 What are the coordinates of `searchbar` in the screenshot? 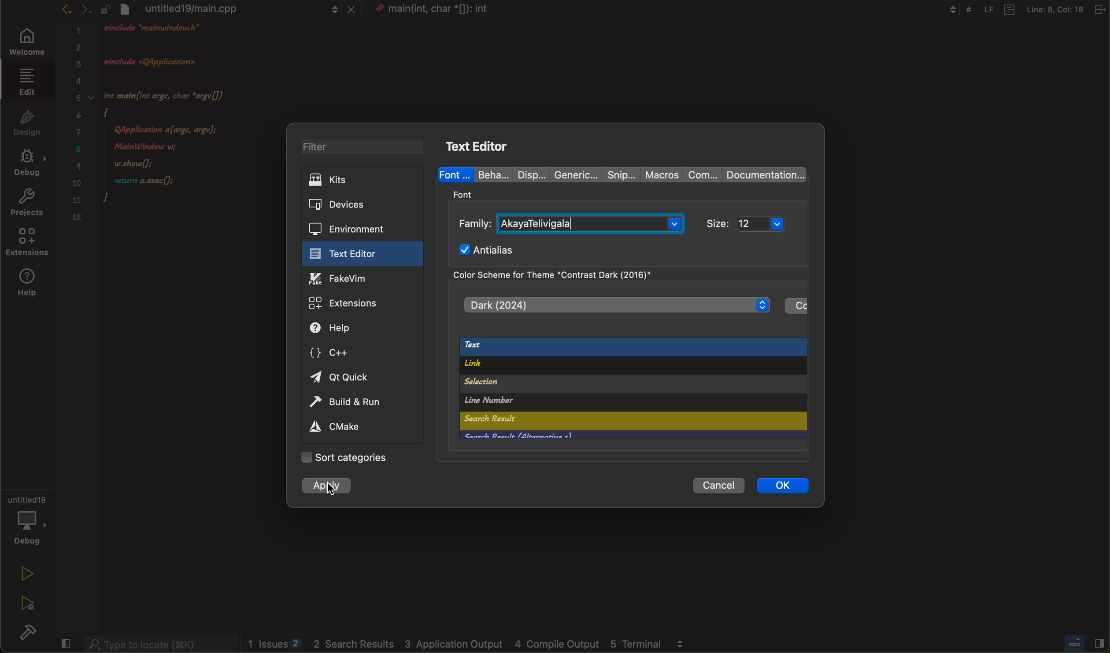 It's located at (160, 643).